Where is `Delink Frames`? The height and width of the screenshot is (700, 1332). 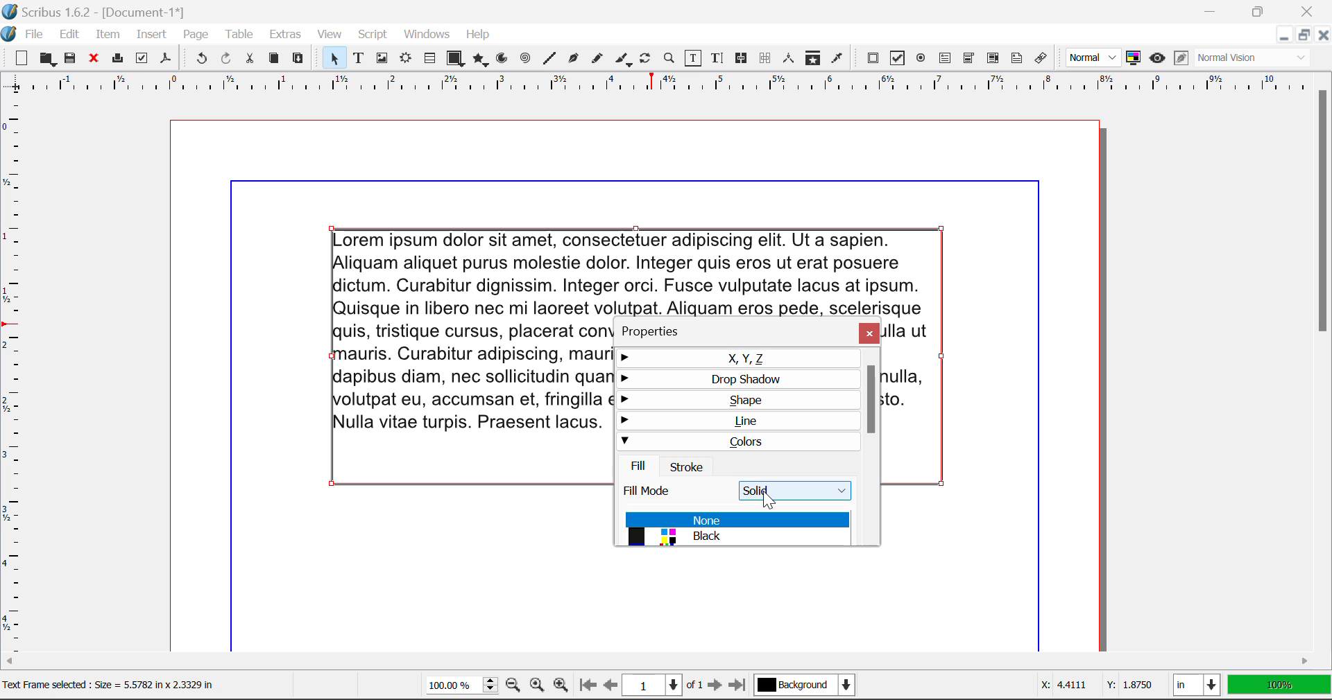 Delink Frames is located at coordinates (766, 58).